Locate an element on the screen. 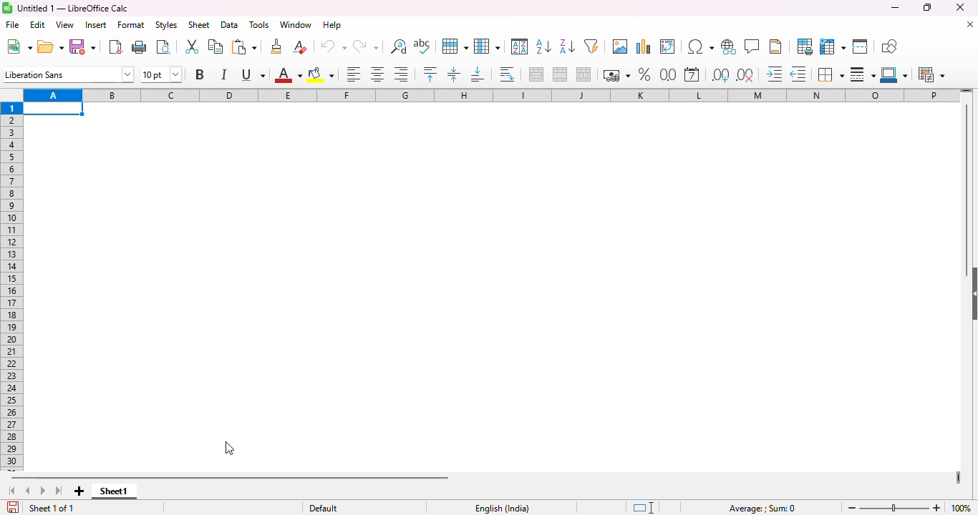 The height and width of the screenshot is (515, 978). format is located at coordinates (131, 25).